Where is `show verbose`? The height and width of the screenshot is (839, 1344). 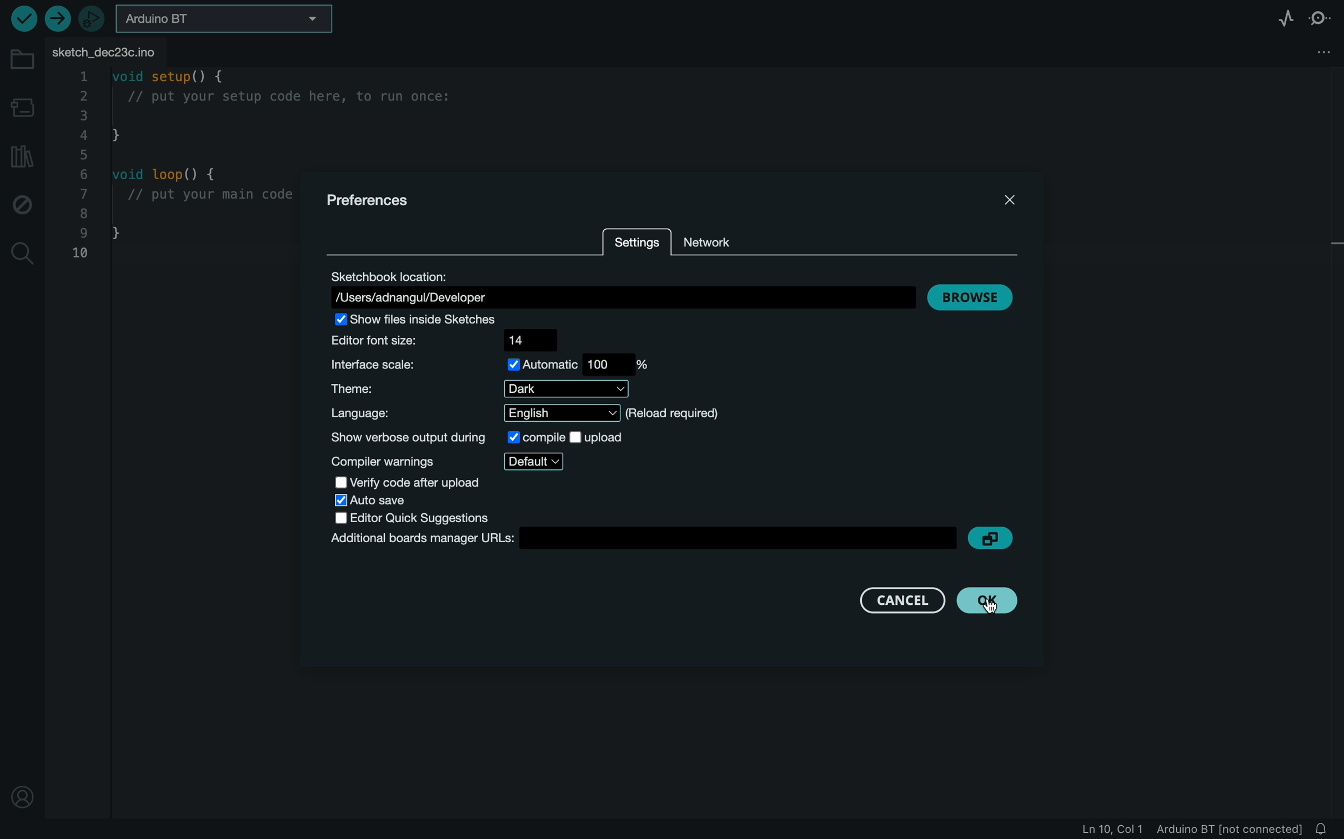 show verbose is located at coordinates (478, 437).